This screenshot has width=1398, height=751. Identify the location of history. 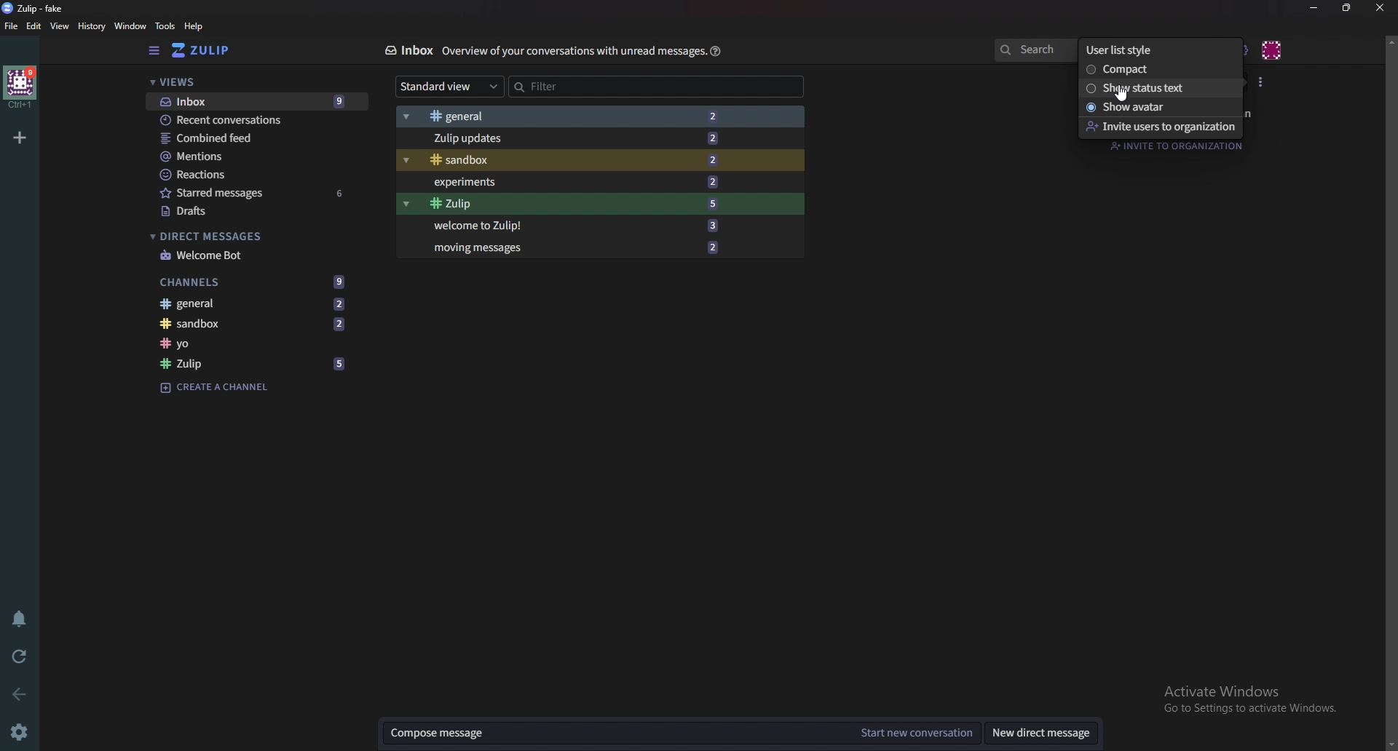
(89, 26).